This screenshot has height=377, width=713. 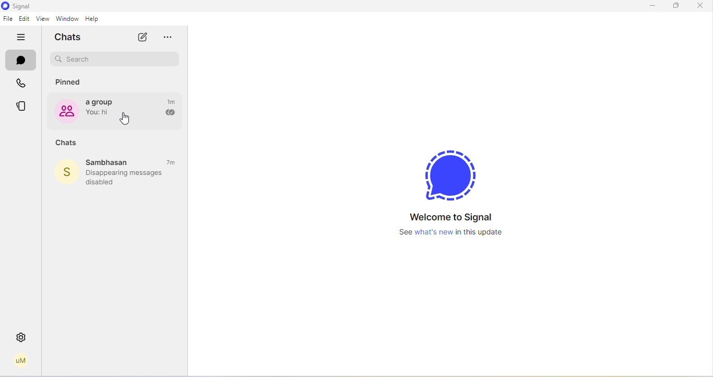 What do you see at coordinates (70, 83) in the screenshot?
I see `pinned` at bounding box center [70, 83].